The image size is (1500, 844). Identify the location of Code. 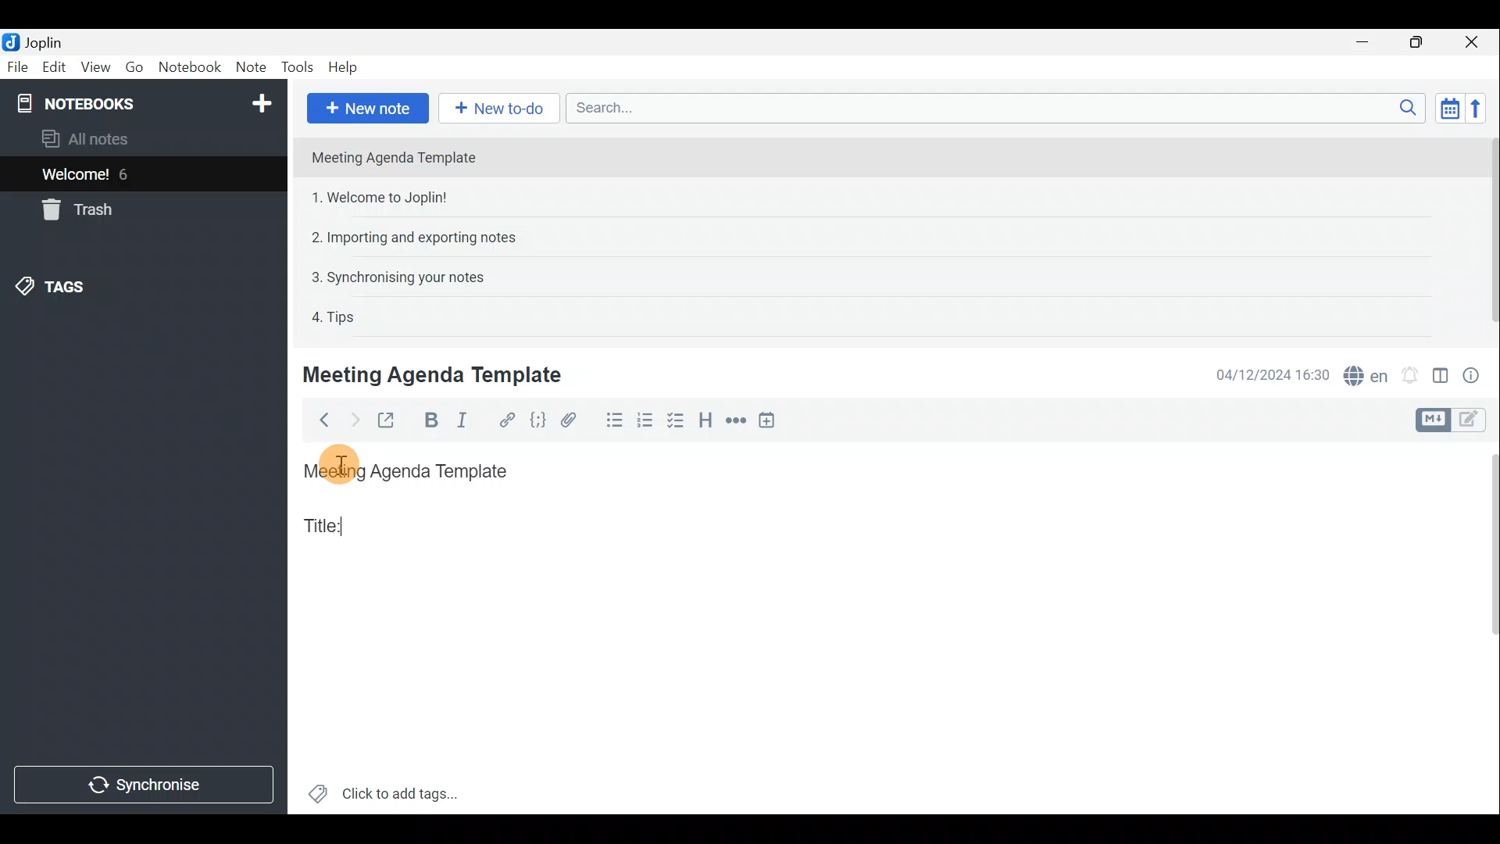
(540, 423).